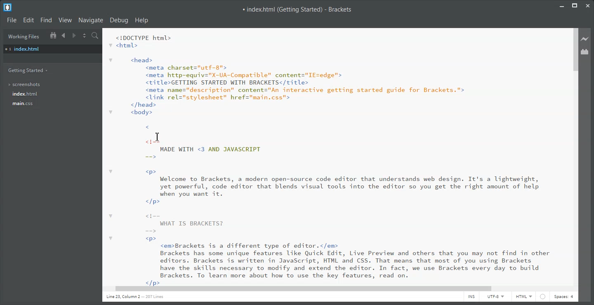 The height and width of the screenshot is (305, 594). What do you see at coordinates (11, 20) in the screenshot?
I see `File` at bounding box center [11, 20].